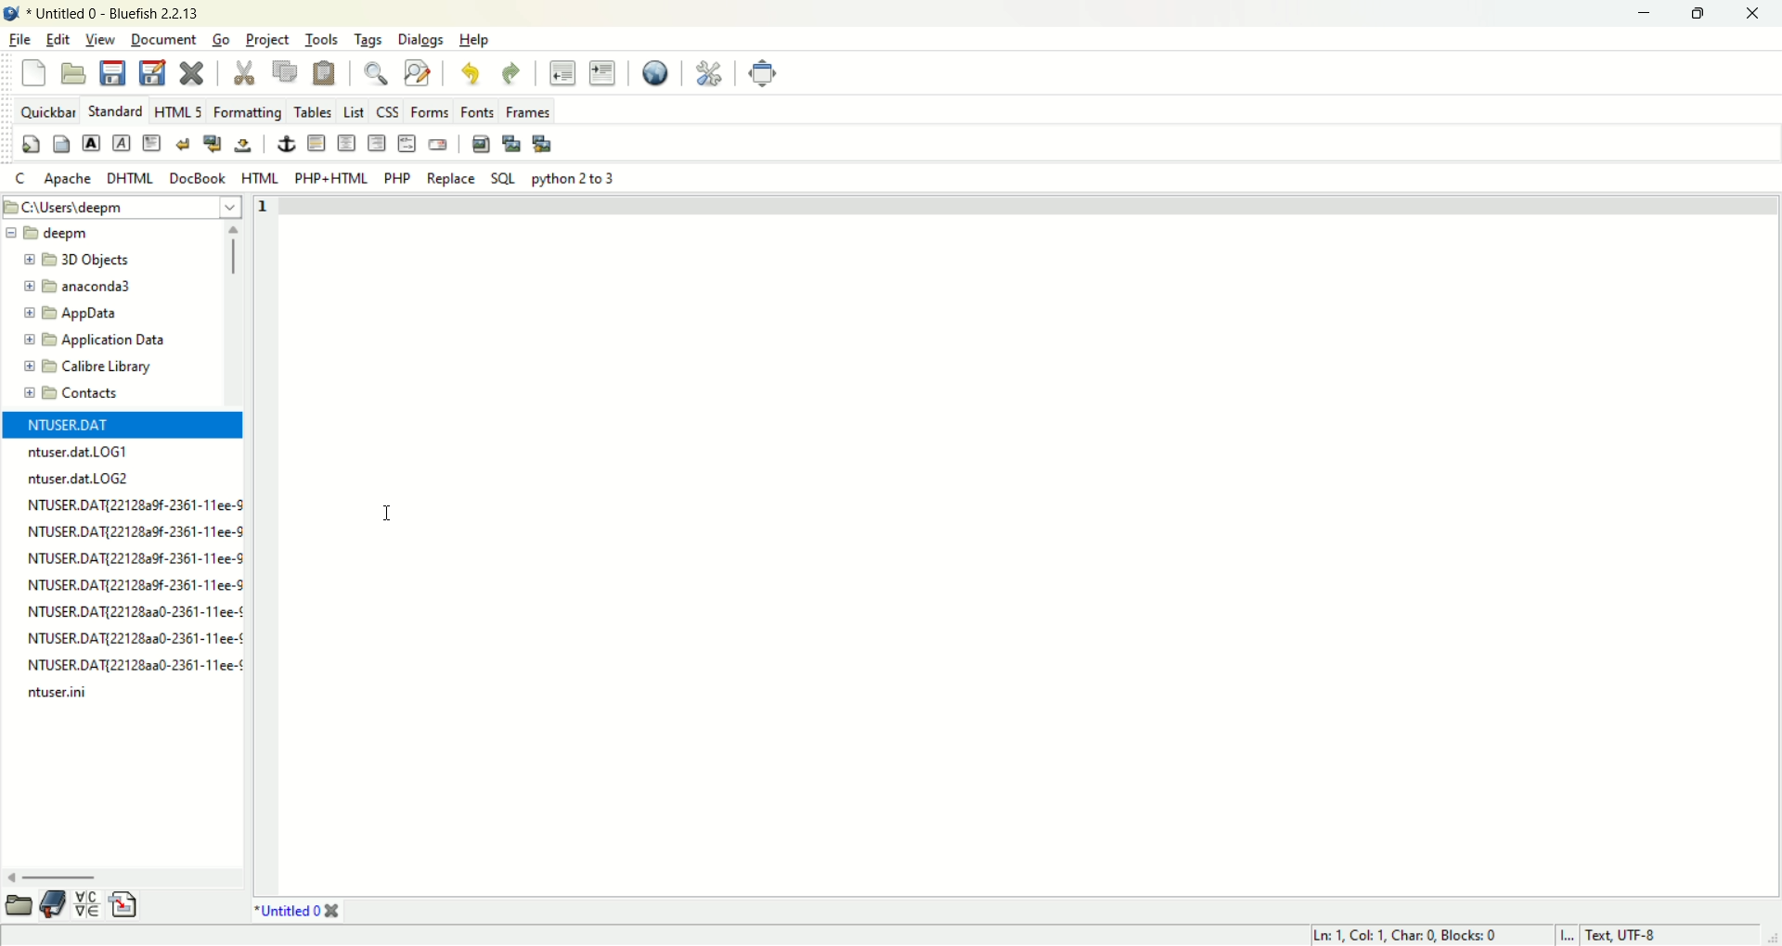 This screenshot has height=946, width=1782. I want to click on PHP, so click(395, 176).